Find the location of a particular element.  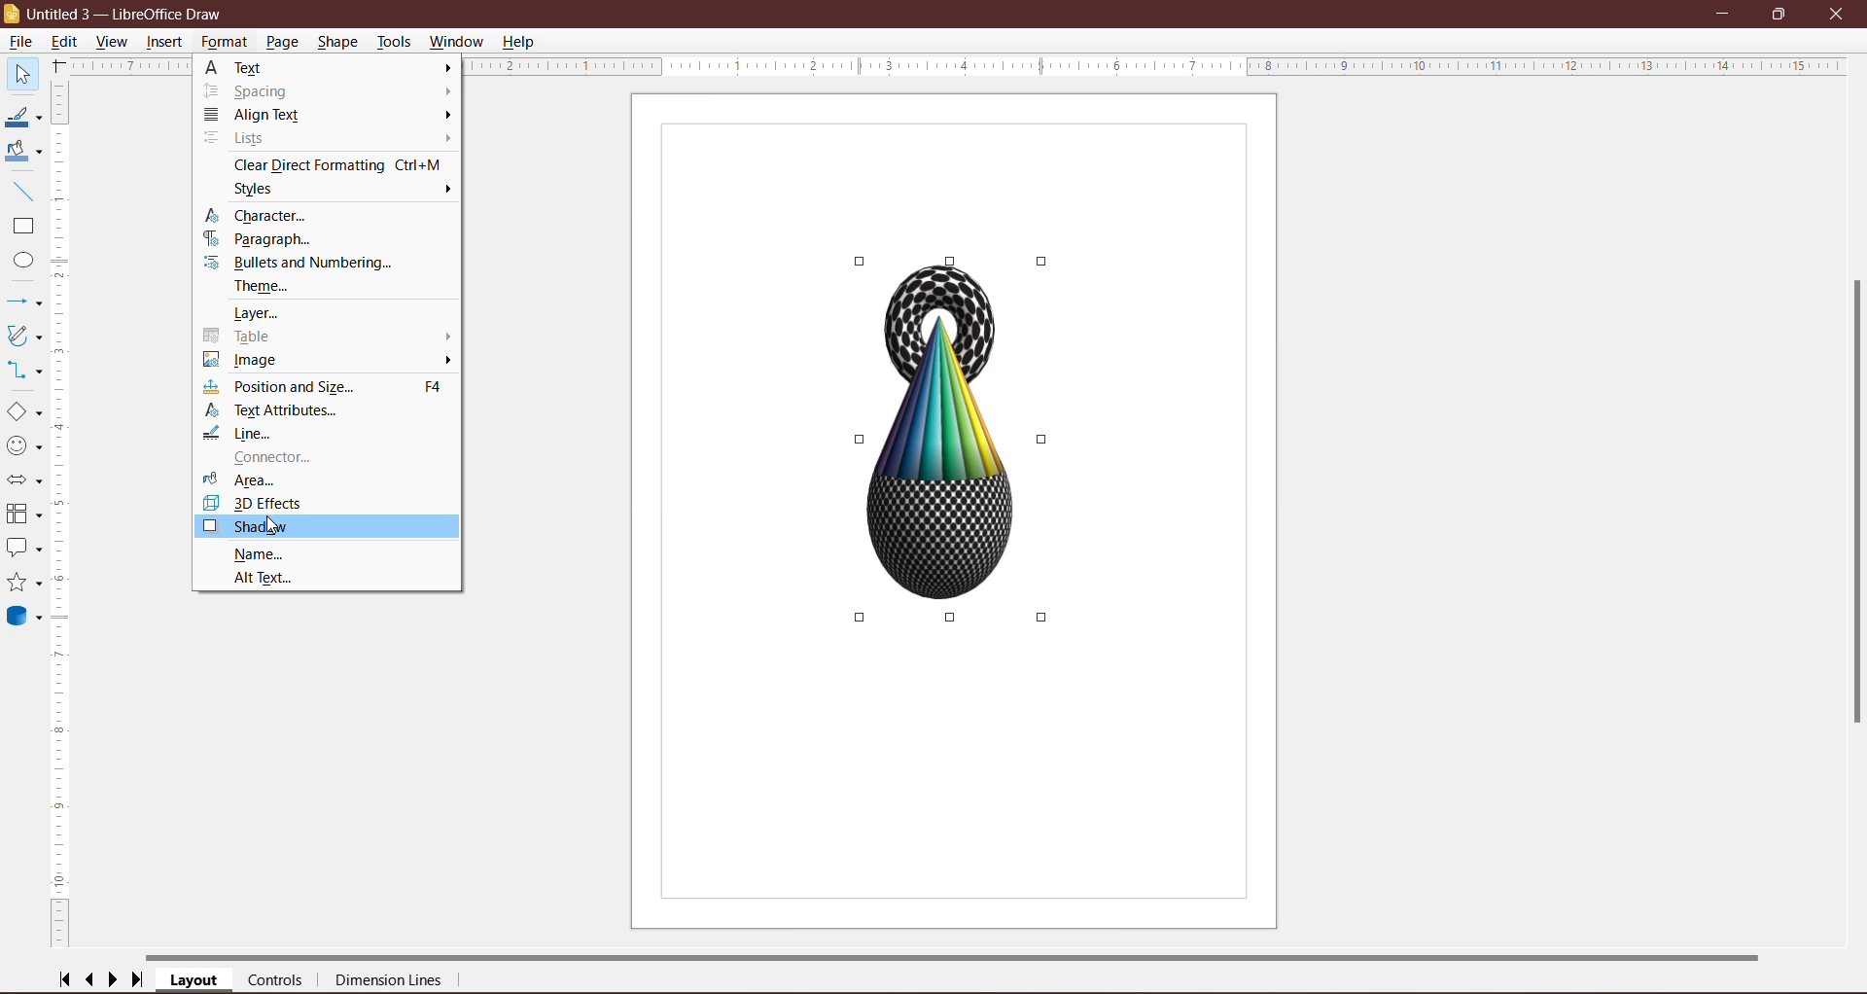

More options is located at coordinates (445, 190).